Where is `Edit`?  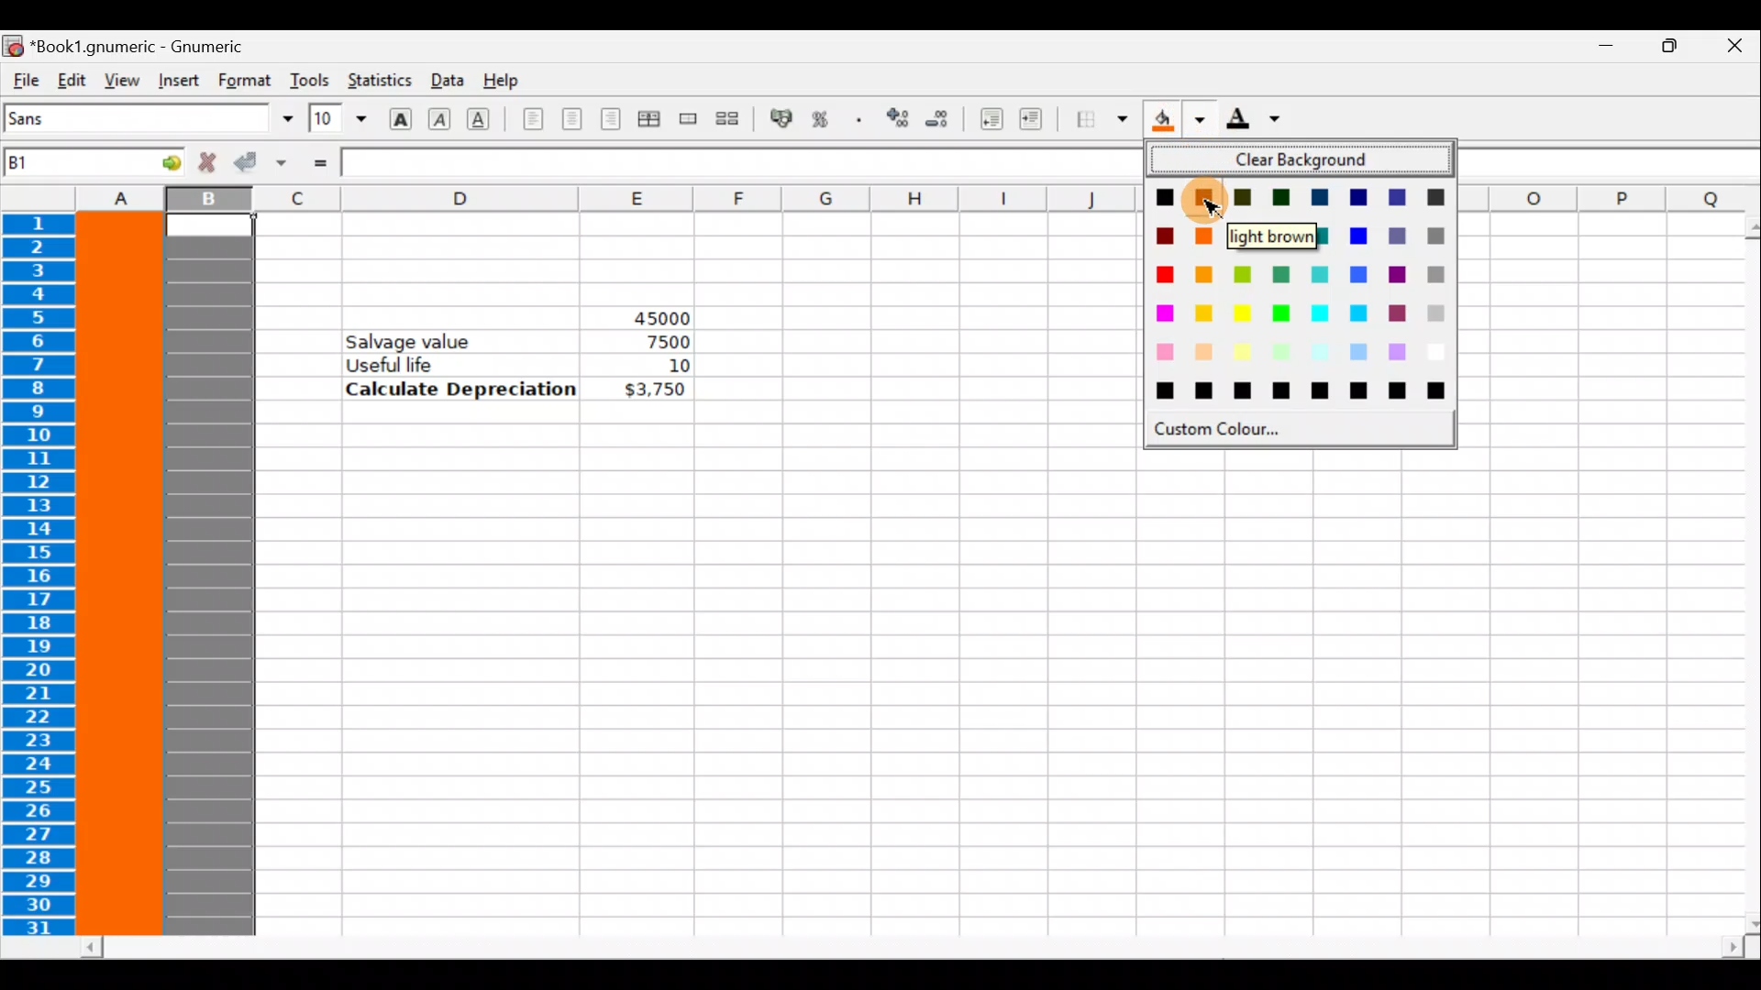
Edit is located at coordinates (72, 79).